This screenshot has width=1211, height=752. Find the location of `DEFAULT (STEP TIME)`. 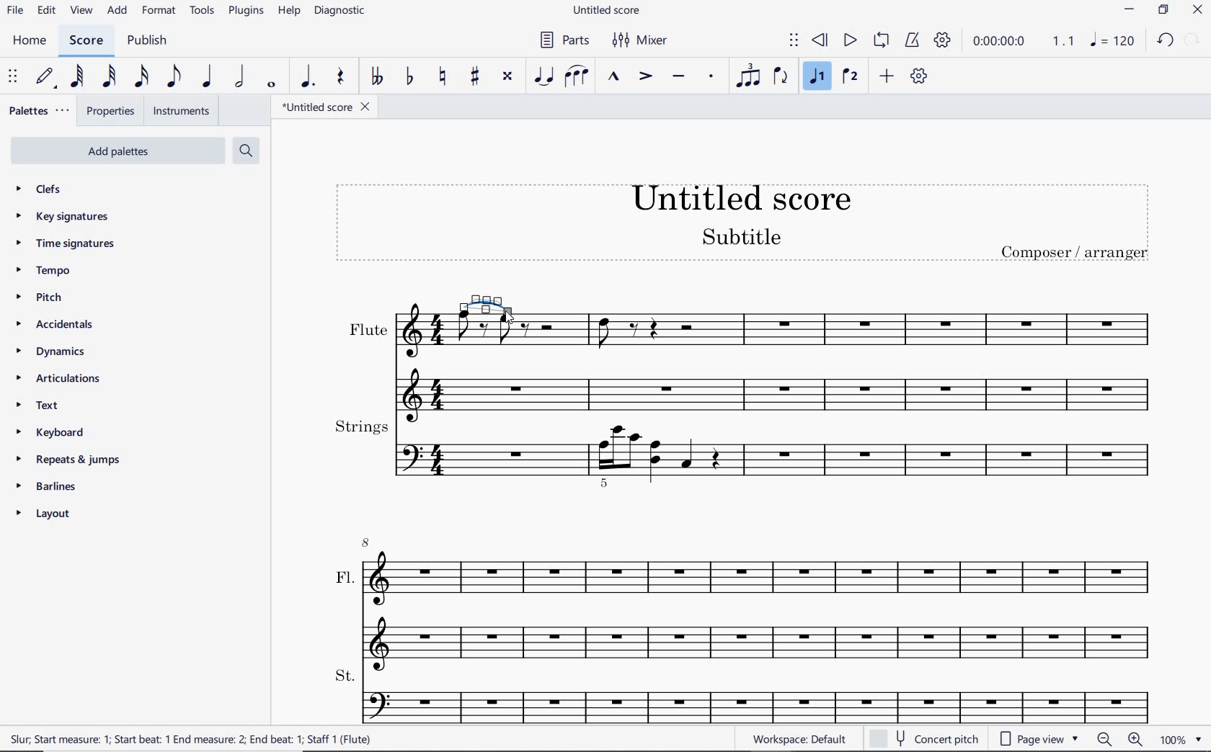

DEFAULT (STEP TIME) is located at coordinates (48, 76).